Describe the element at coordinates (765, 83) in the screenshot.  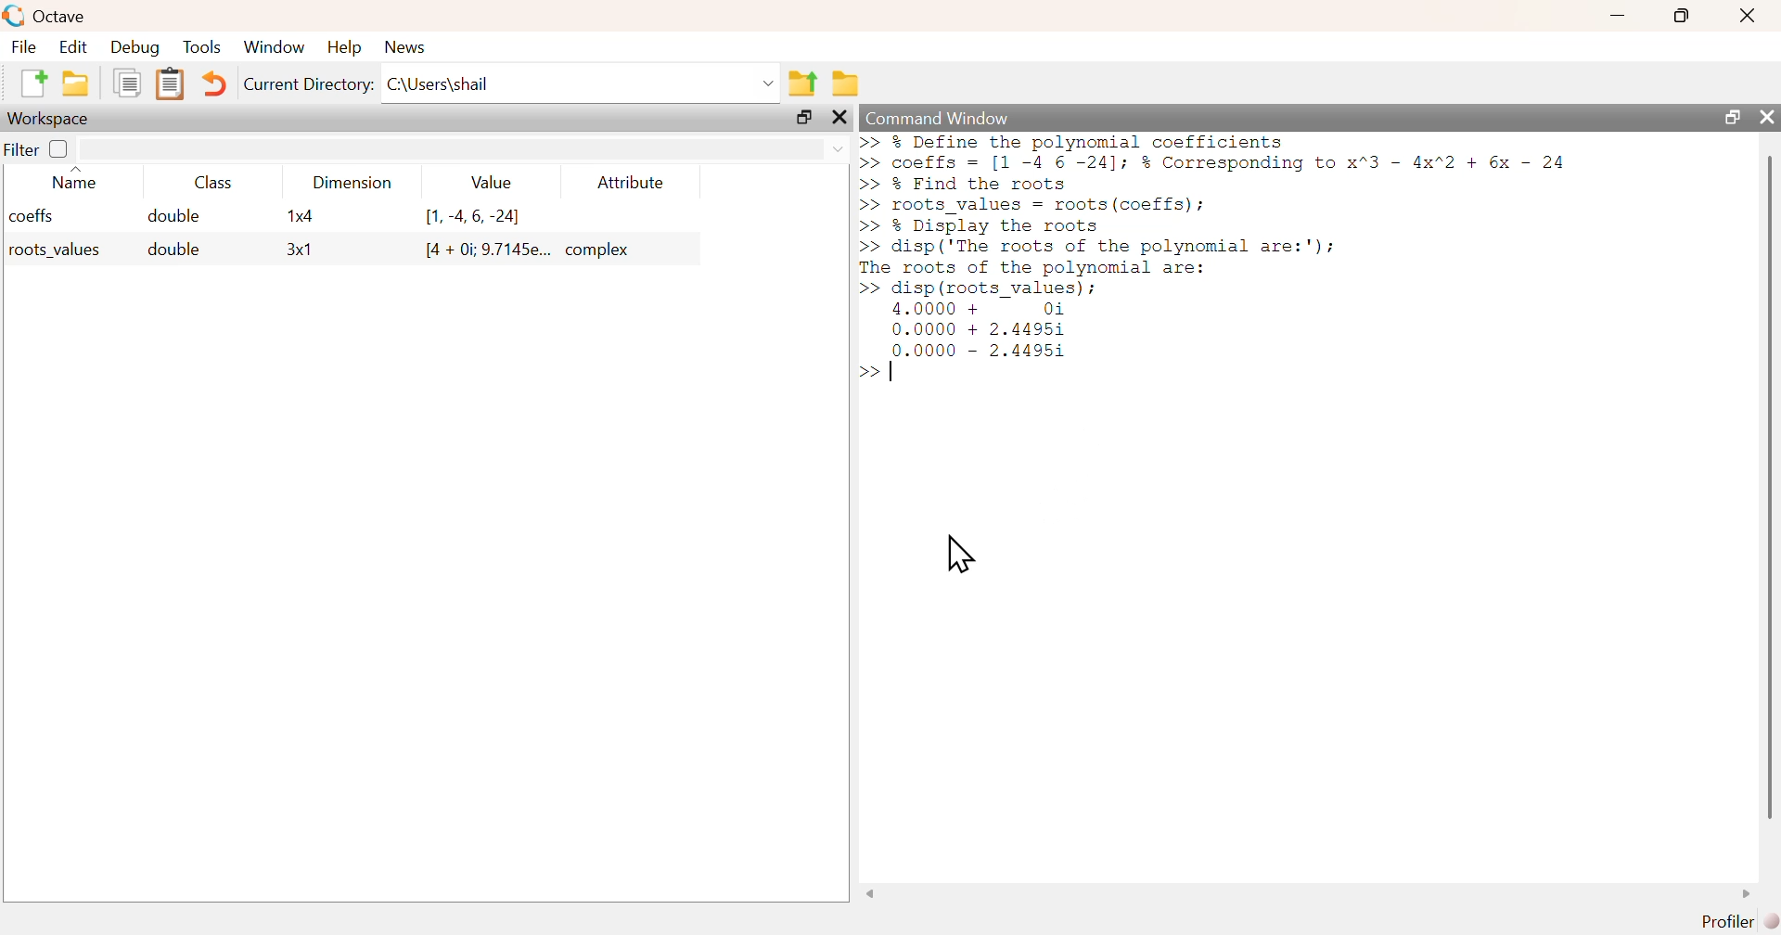
I see `dropdown` at that location.